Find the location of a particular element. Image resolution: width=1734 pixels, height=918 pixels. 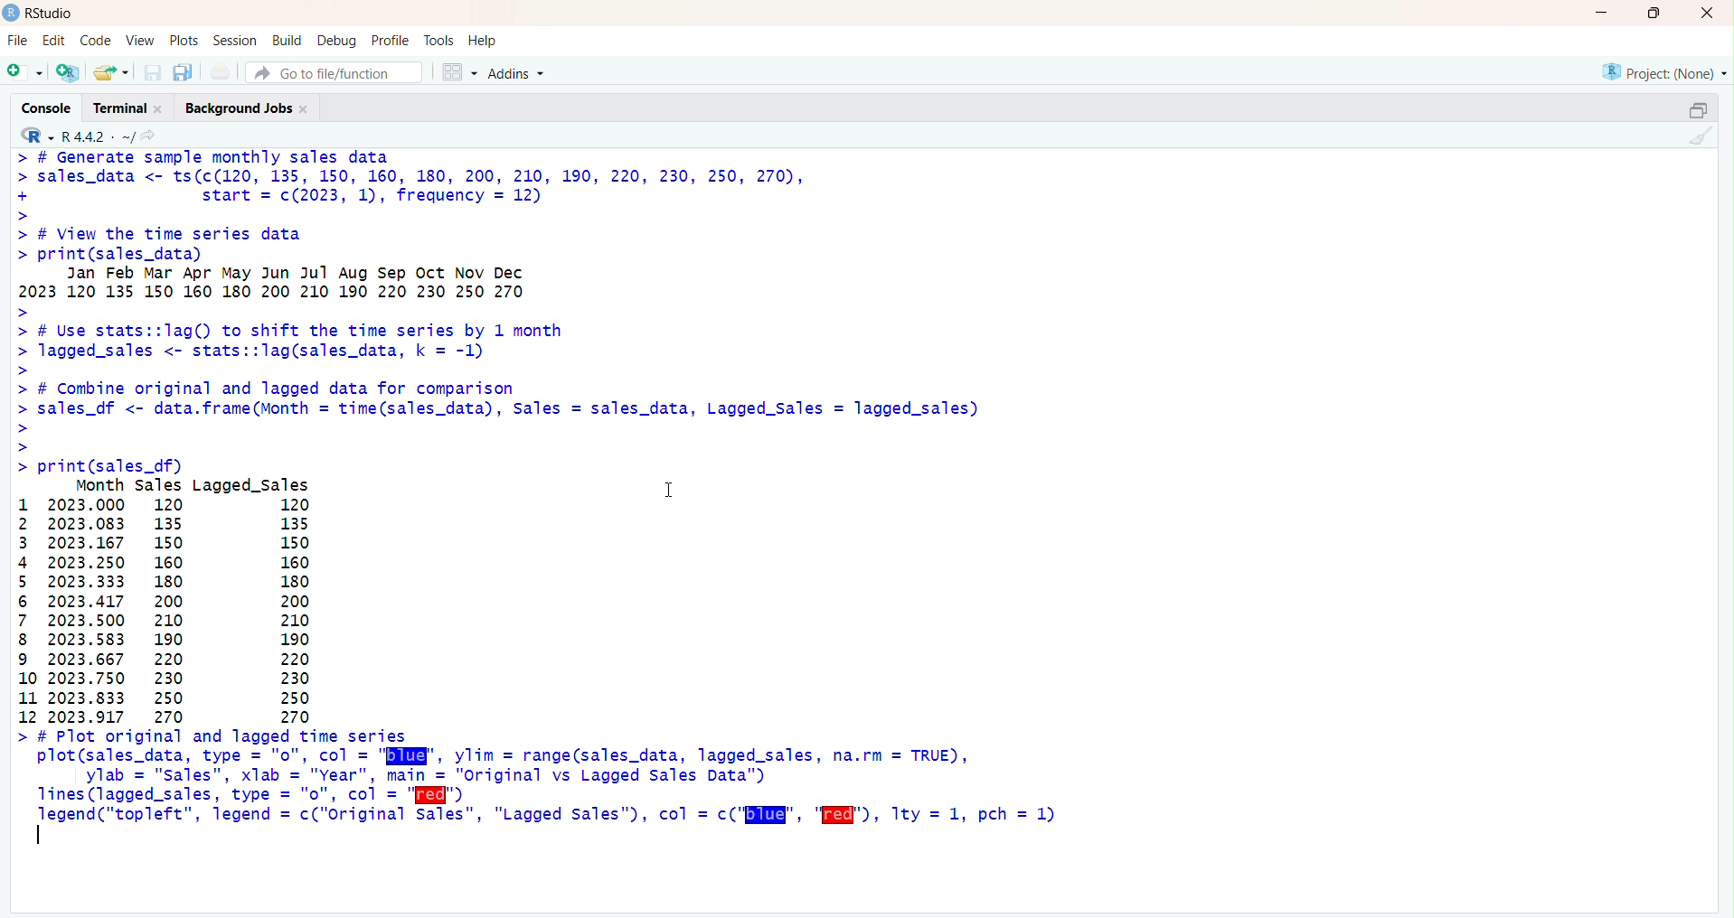

Rstudio is located at coordinates (40, 14).